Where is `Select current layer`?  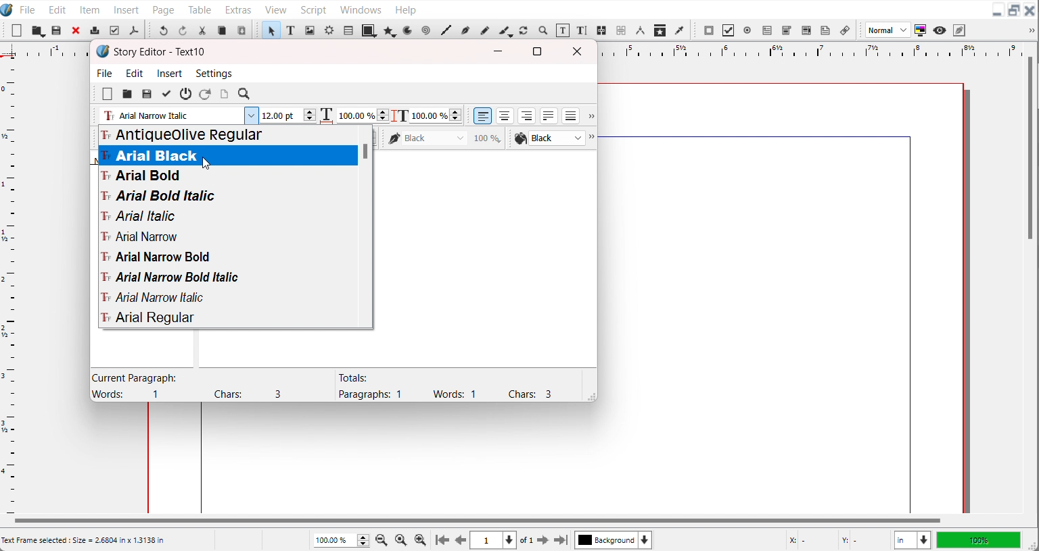
Select current layer is located at coordinates (614, 540).